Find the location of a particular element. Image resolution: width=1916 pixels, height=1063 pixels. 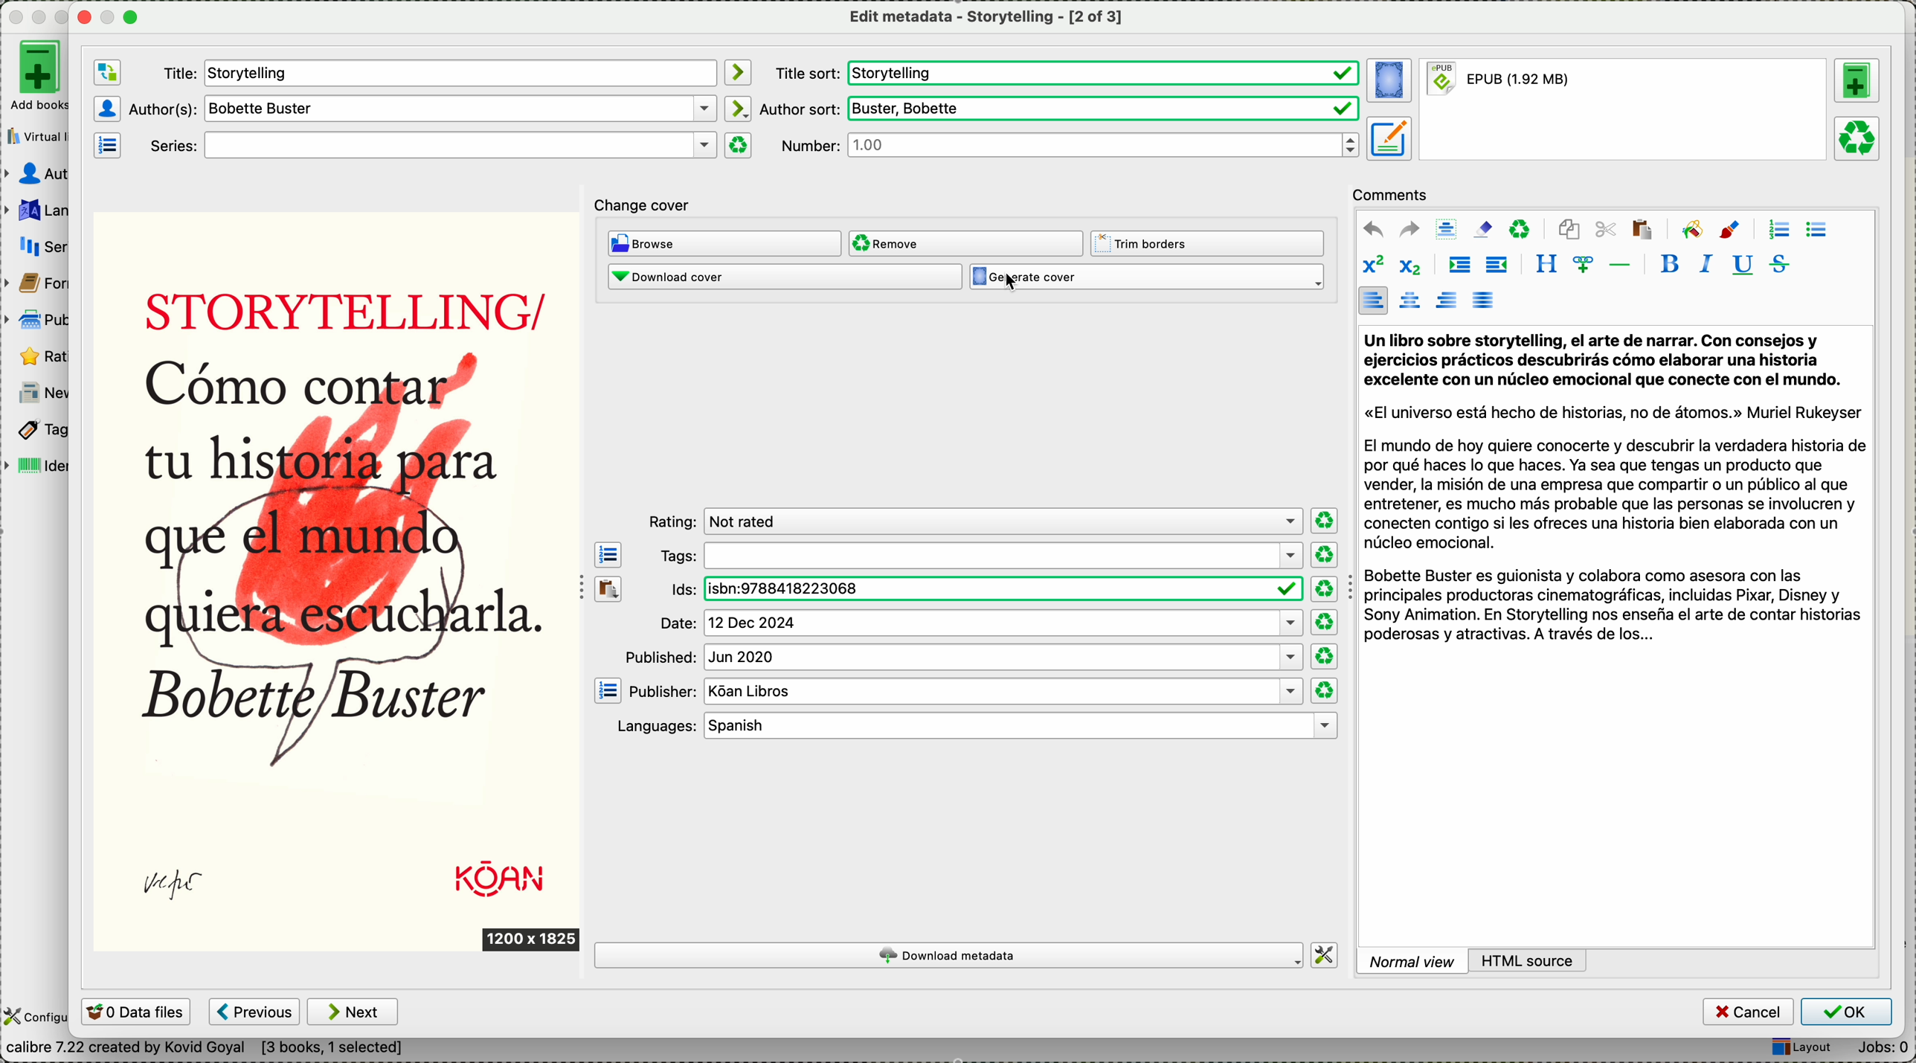

icon is located at coordinates (108, 108).